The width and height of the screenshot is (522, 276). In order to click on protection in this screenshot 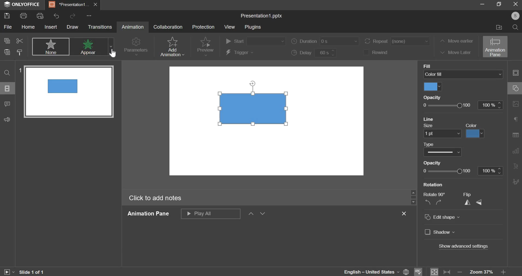, I will do `click(203, 27)`.